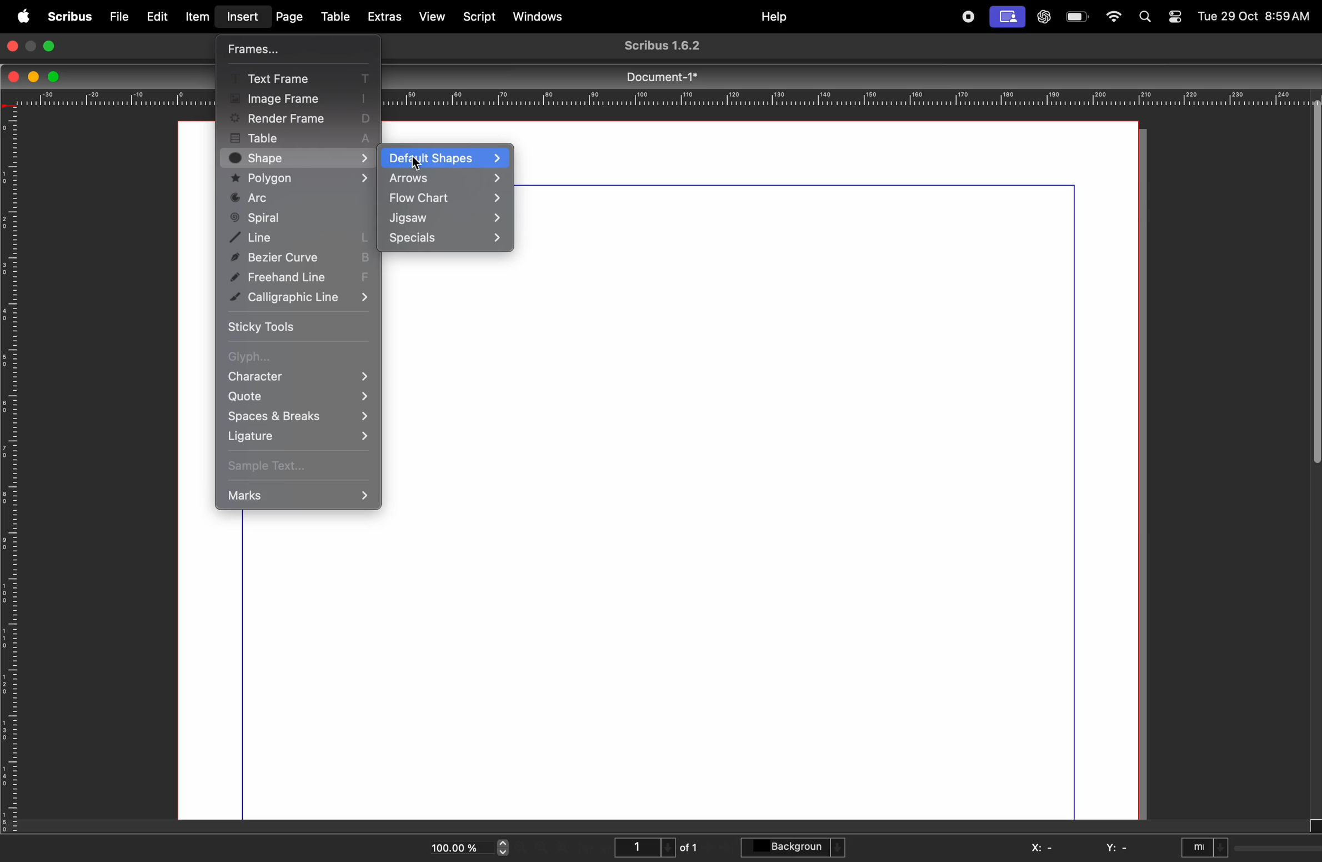  Describe the element at coordinates (1310, 305) in the screenshot. I see `verticle sidebar` at that location.